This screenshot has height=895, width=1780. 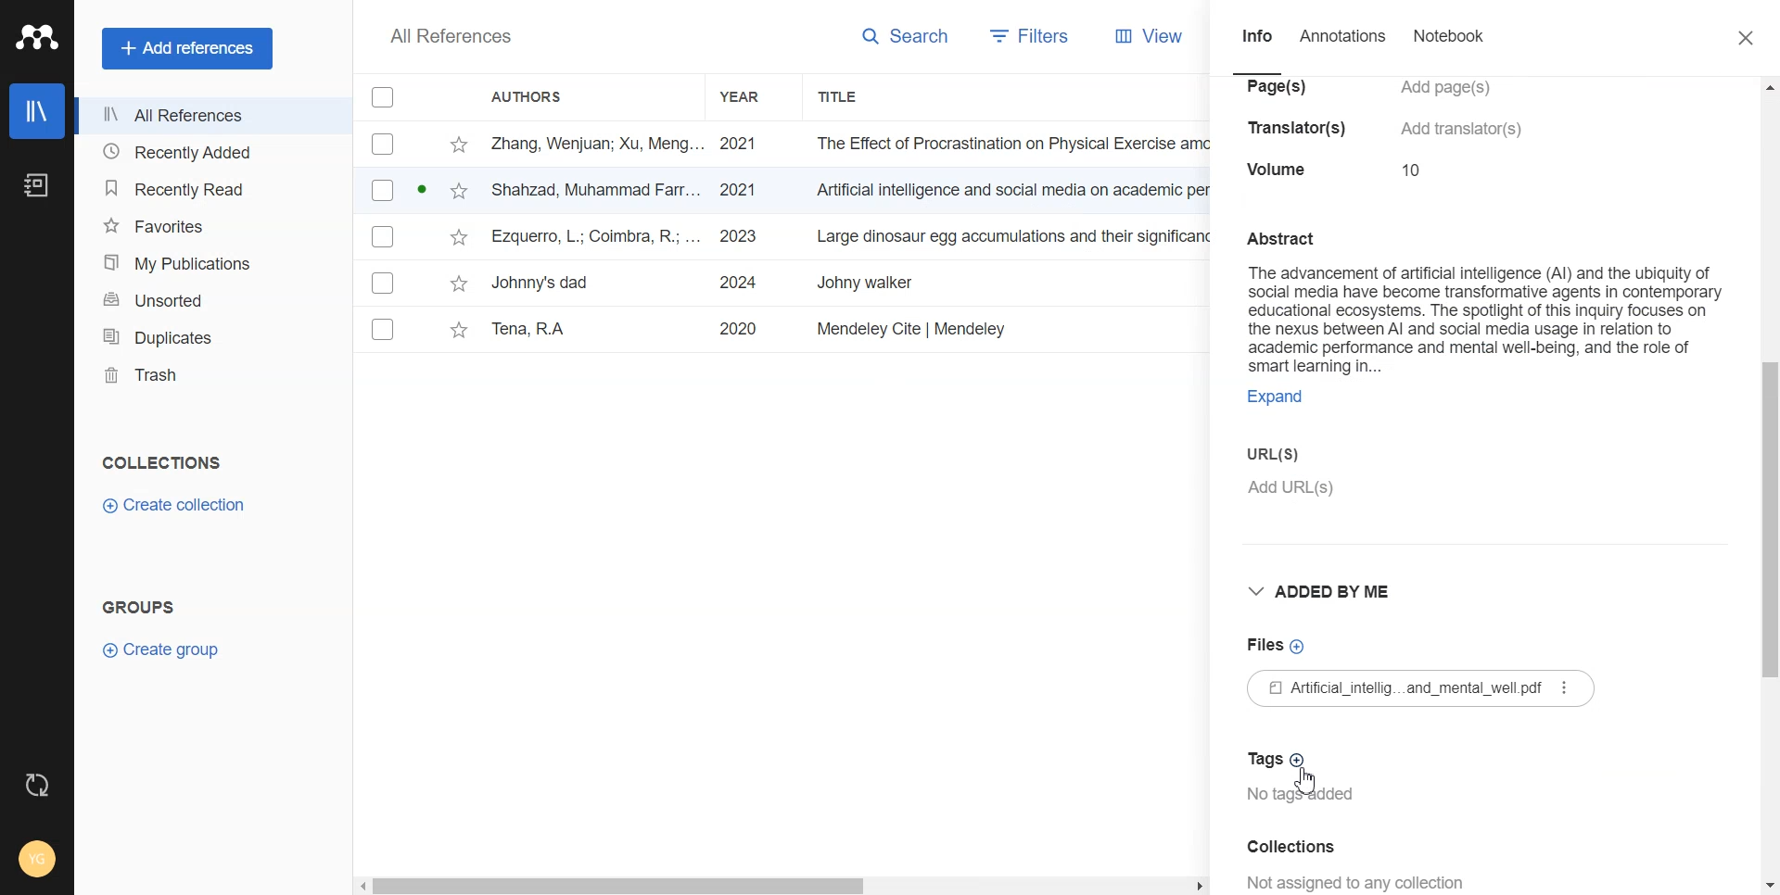 What do you see at coordinates (210, 335) in the screenshot?
I see `Duplicates` at bounding box center [210, 335].